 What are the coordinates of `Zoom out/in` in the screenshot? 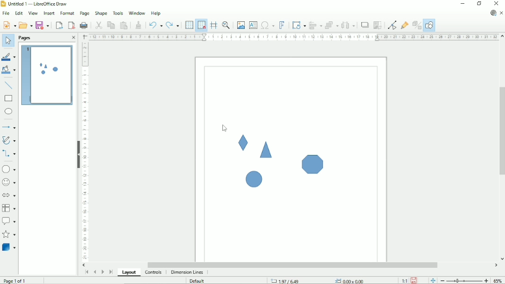 It's located at (464, 281).